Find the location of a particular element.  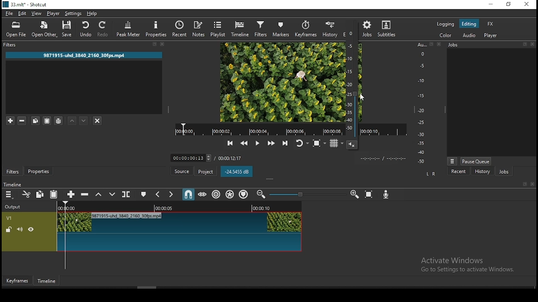

toggle zoom is located at coordinates (319, 144).